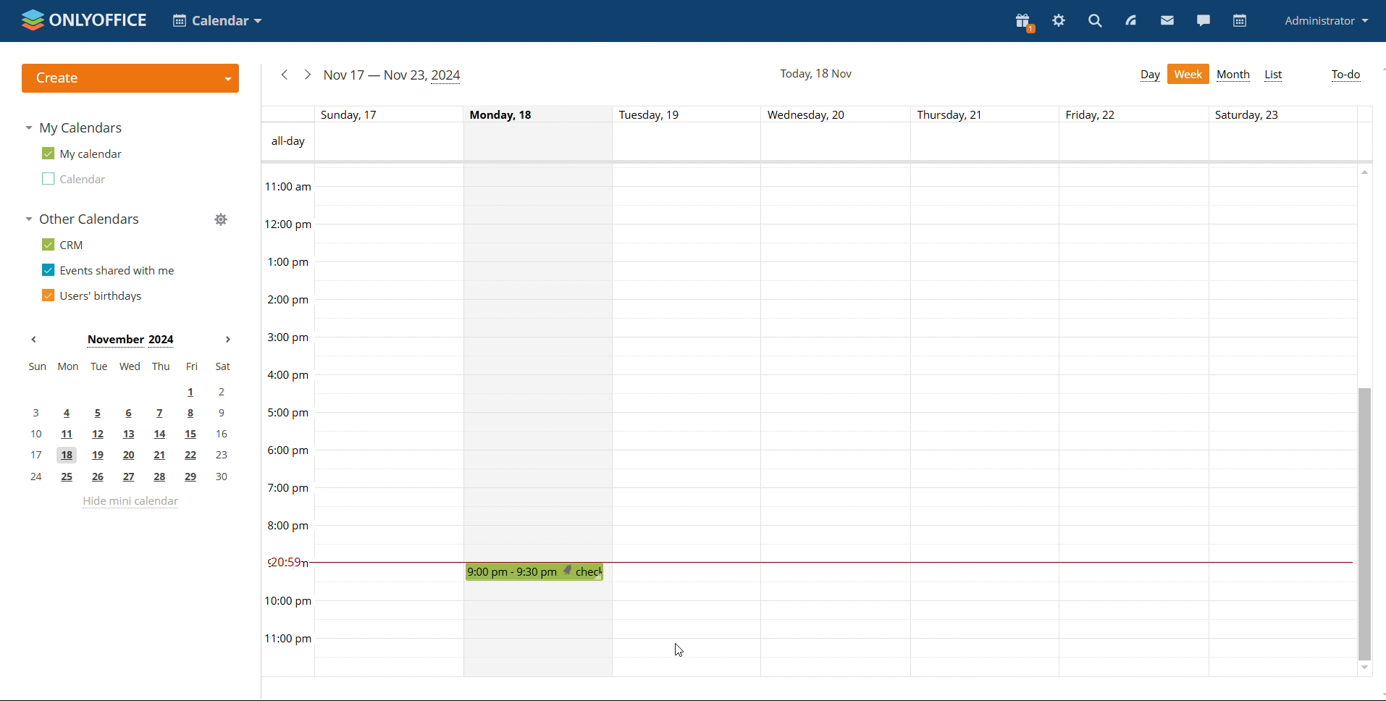 This screenshot has height=701, width=1386. Describe the element at coordinates (1240, 20) in the screenshot. I see `calendar` at that location.